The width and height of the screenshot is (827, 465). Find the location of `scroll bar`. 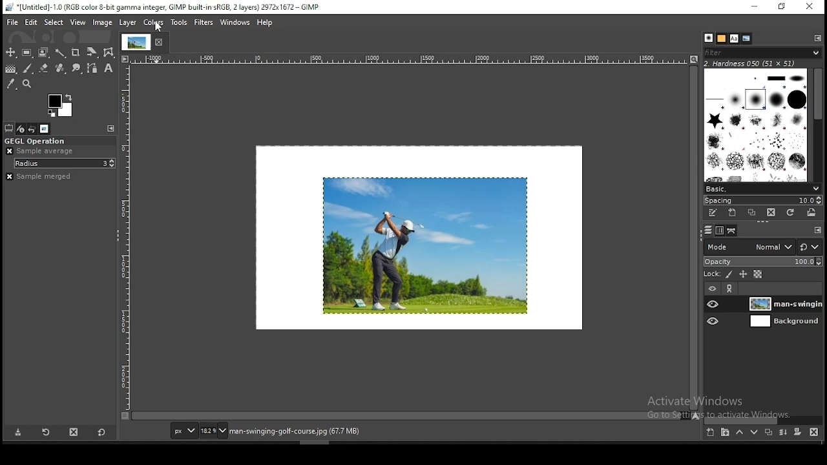

scroll bar is located at coordinates (410, 416).